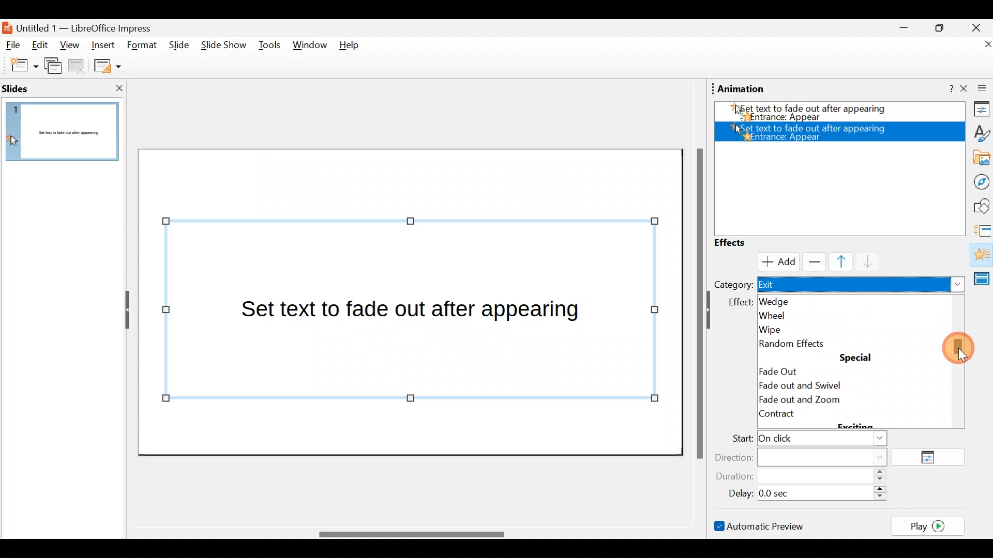 Image resolution: width=993 pixels, height=558 pixels. What do you see at coordinates (792, 328) in the screenshot?
I see `Wipe` at bounding box center [792, 328].